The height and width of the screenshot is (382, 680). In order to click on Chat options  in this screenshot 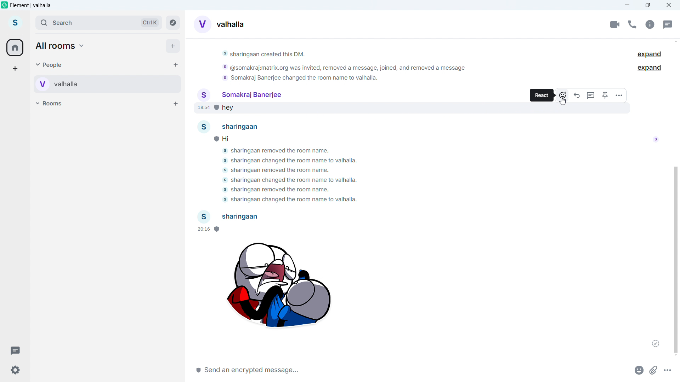, I will do `click(650, 24)`.